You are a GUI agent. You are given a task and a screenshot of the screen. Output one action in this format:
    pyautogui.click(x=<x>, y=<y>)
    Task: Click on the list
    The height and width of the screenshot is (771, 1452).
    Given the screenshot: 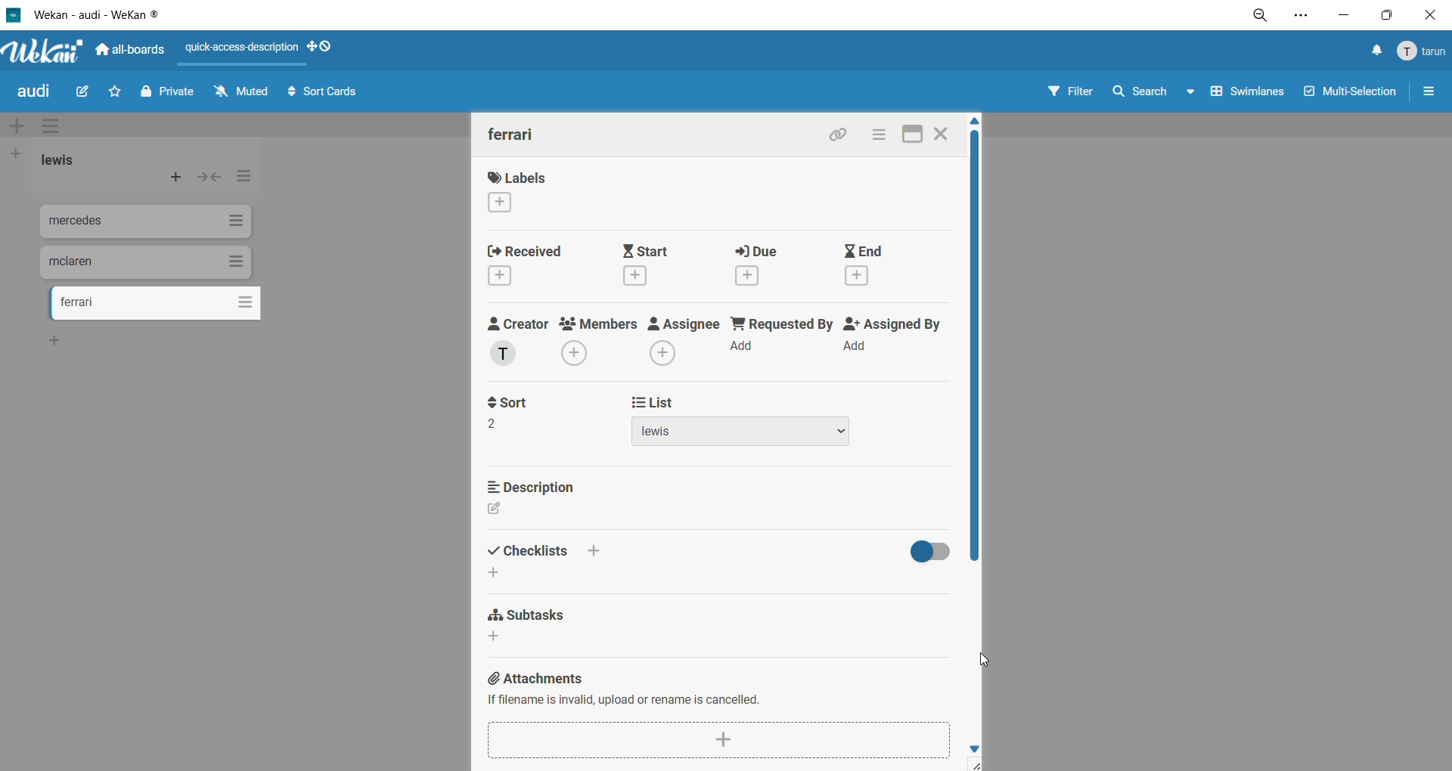 What is the action you would take?
    pyautogui.click(x=737, y=417)
    